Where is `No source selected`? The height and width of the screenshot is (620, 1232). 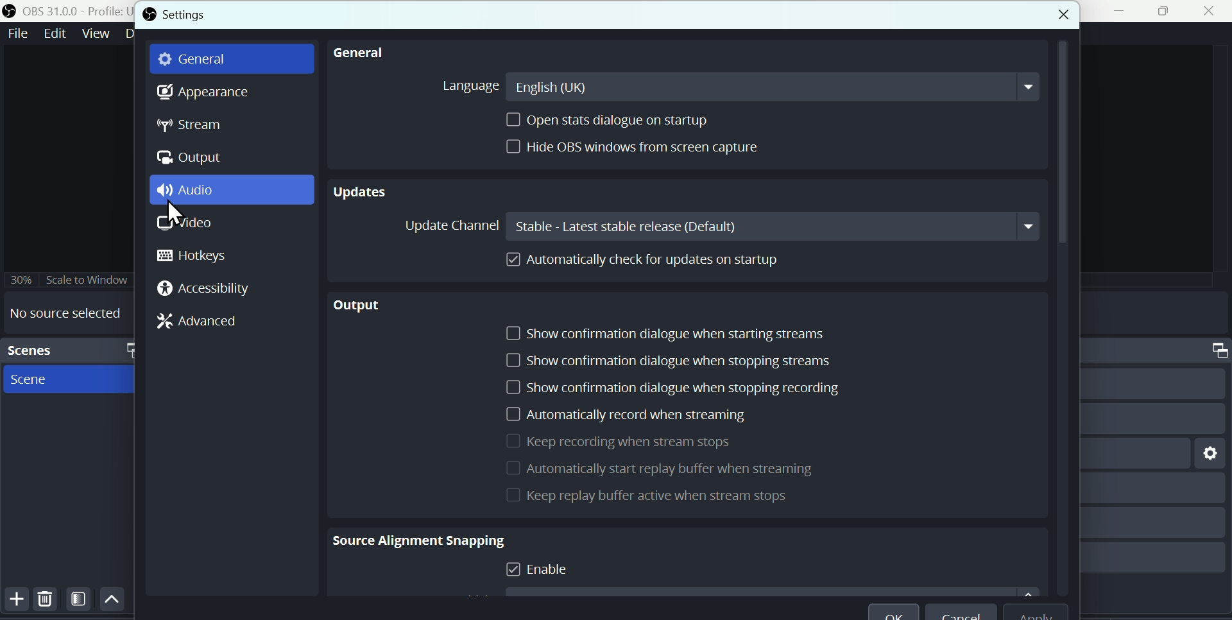
No source selected is located at coordinates (65, 313).